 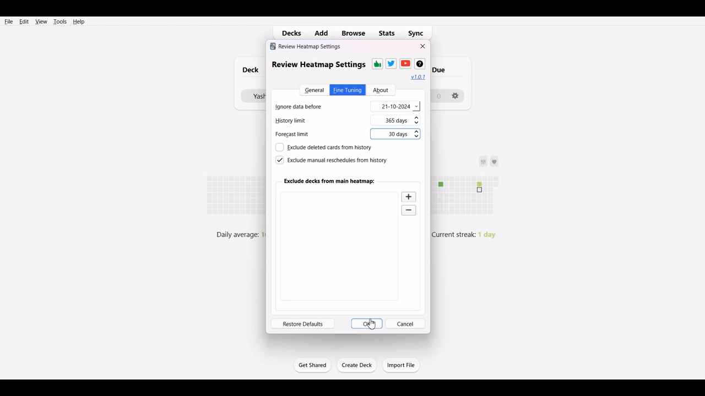 I want to click on Wikipedia, so click(x=419, y=64).